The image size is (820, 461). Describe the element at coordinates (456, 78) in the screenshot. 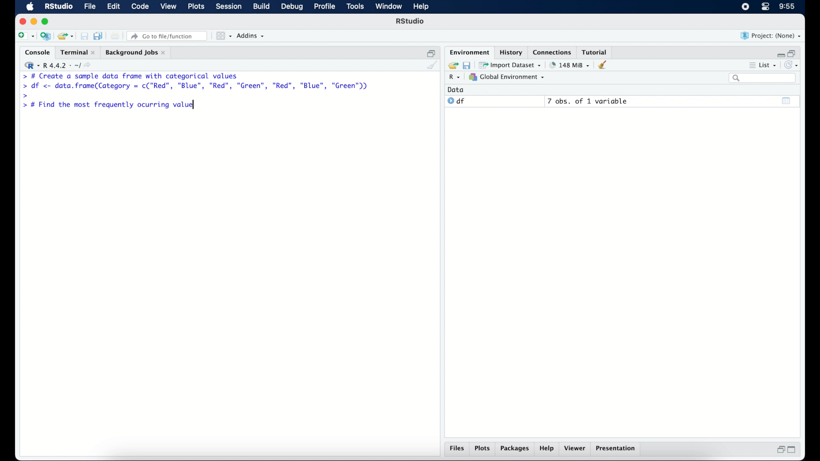

I see `R` at that location.